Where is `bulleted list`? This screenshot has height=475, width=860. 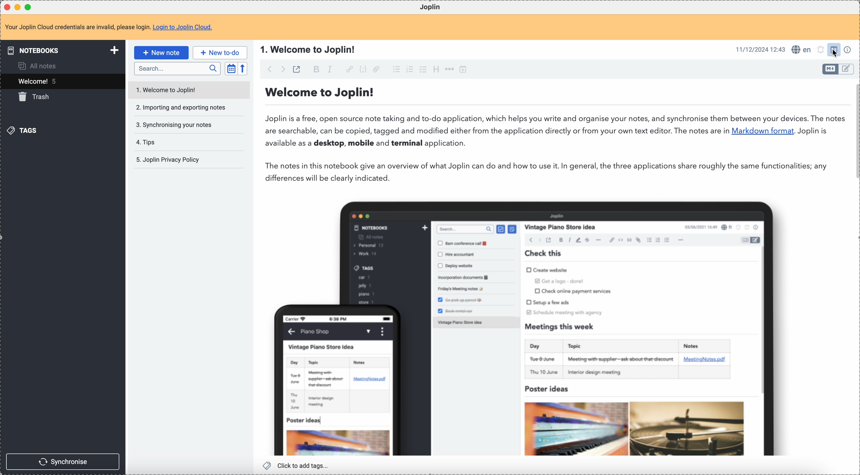 bulleted list is located at coordinates (396, 68).